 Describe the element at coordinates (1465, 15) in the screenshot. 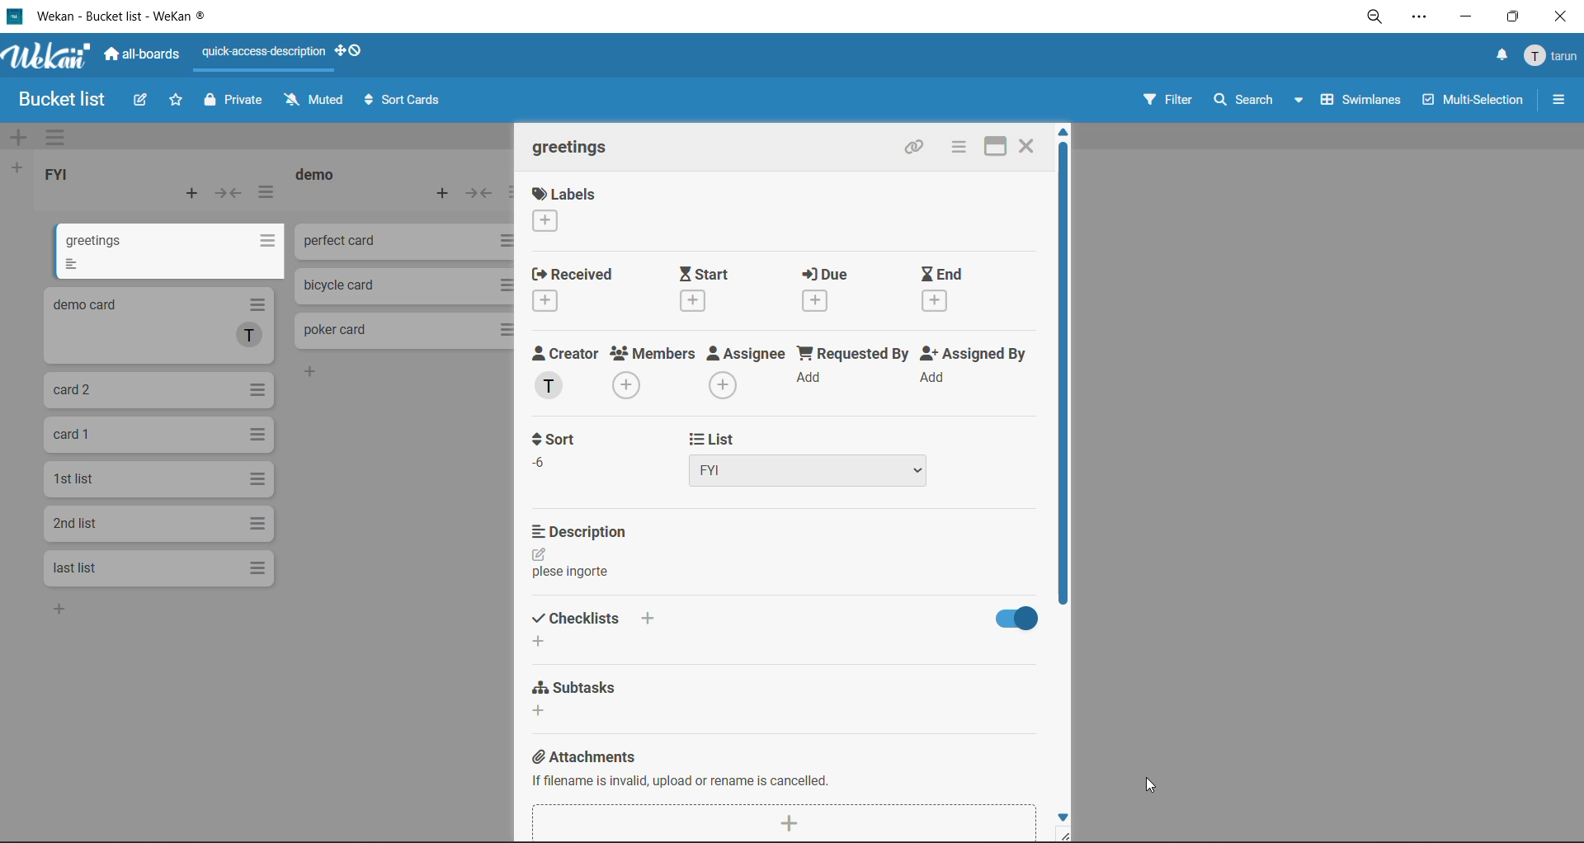

I see `minimize` at that location.